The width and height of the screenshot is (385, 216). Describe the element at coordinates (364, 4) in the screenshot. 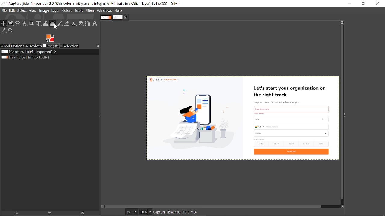

I see `Restore down` at that location.